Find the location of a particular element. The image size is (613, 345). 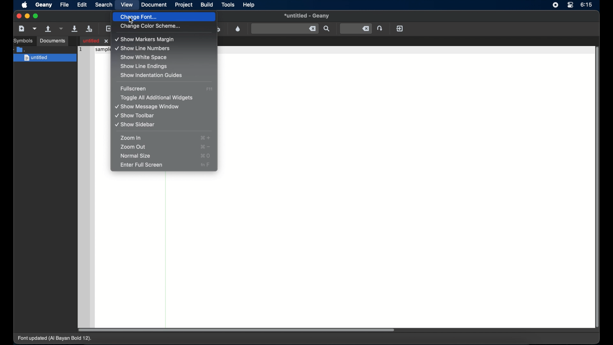

file is located at coordinates (64, 4).